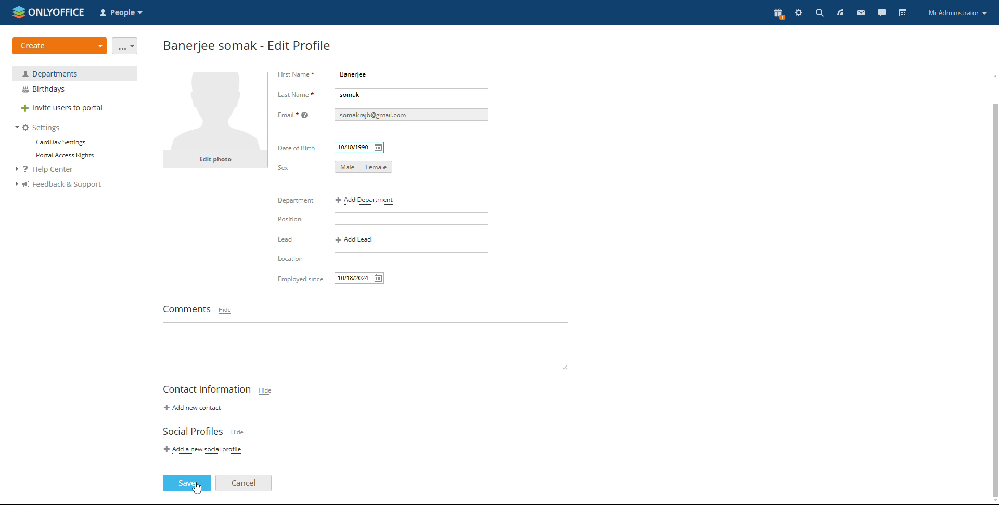  Describe the element at coordinates (61, 156) in the screenshot. I see `portal access rights` at that location.